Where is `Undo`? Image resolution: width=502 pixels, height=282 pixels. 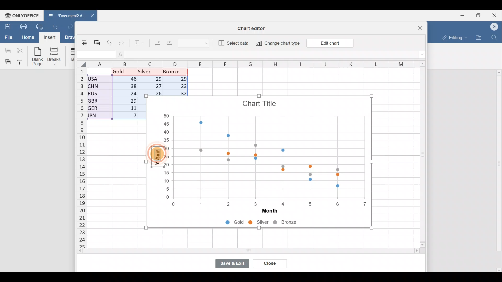
Undo is located at coordinates (56, 26).